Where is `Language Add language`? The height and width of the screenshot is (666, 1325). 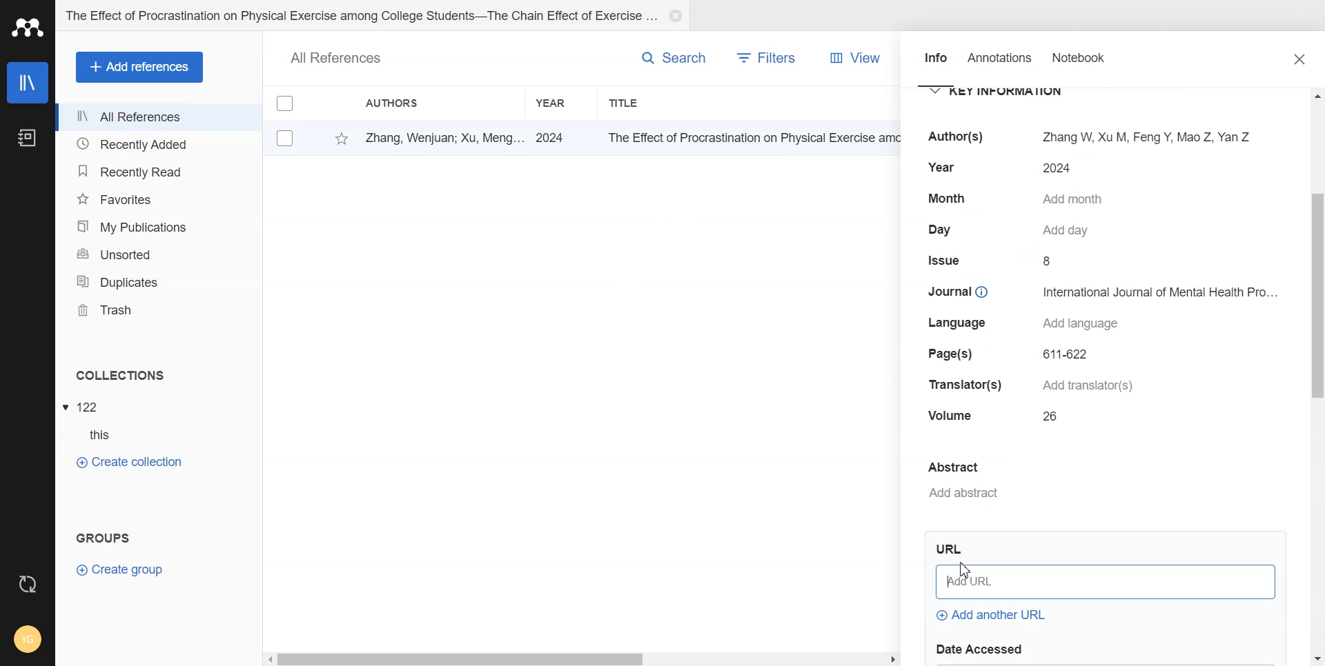 Language Add language is located at coordinates (1028, 323).